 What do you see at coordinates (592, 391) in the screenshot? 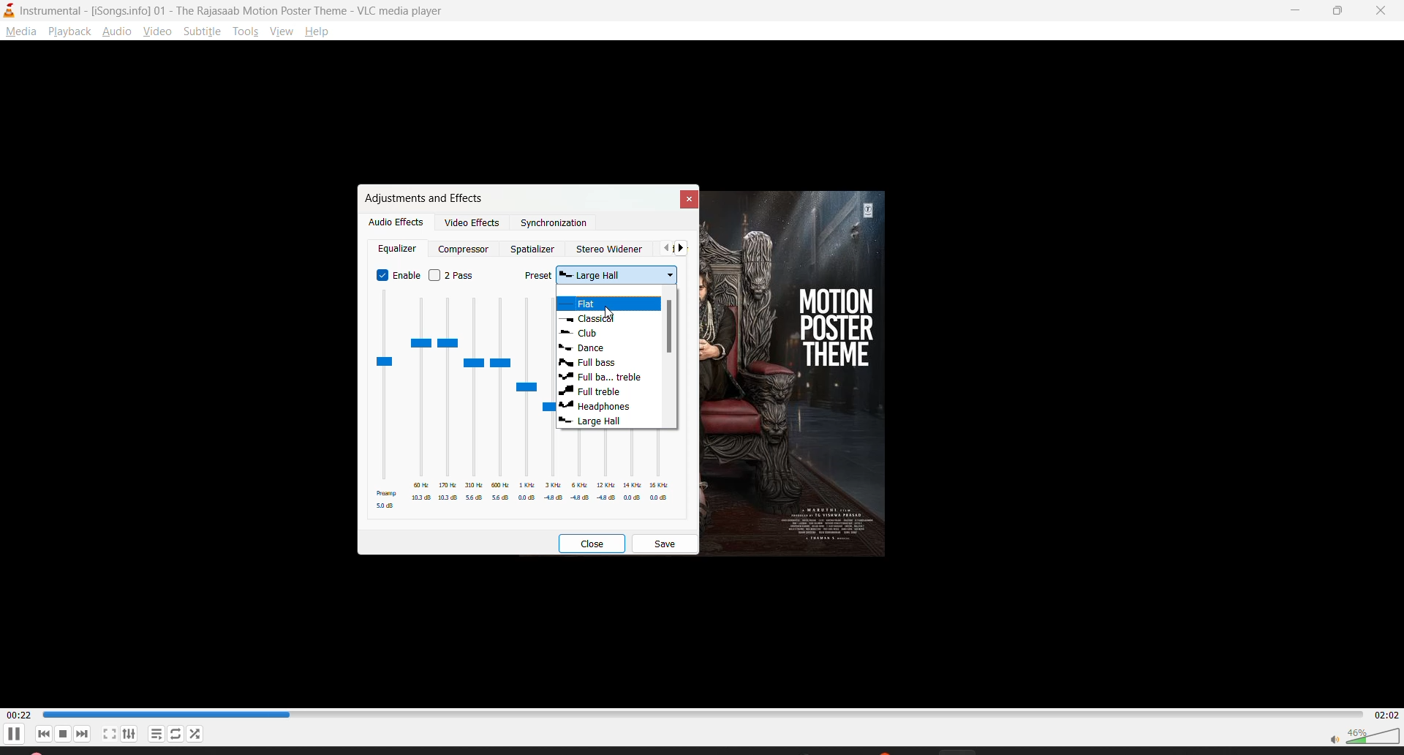
I see `full treble` at bounding box center [592, 391].